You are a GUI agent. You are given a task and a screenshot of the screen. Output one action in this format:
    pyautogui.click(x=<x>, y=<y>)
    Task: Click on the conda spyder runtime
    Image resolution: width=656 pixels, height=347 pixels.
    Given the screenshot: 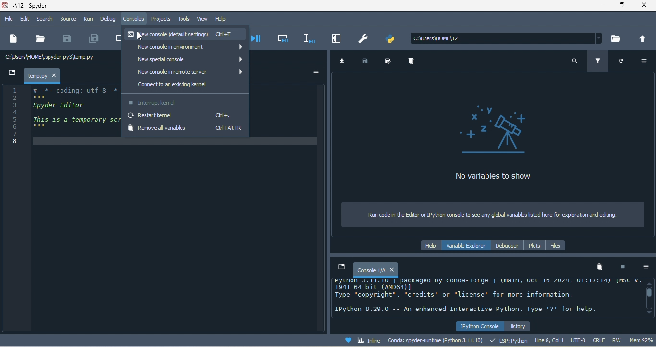 What is the action you would take?
    pyautogui.click(x=437, y=340)
    